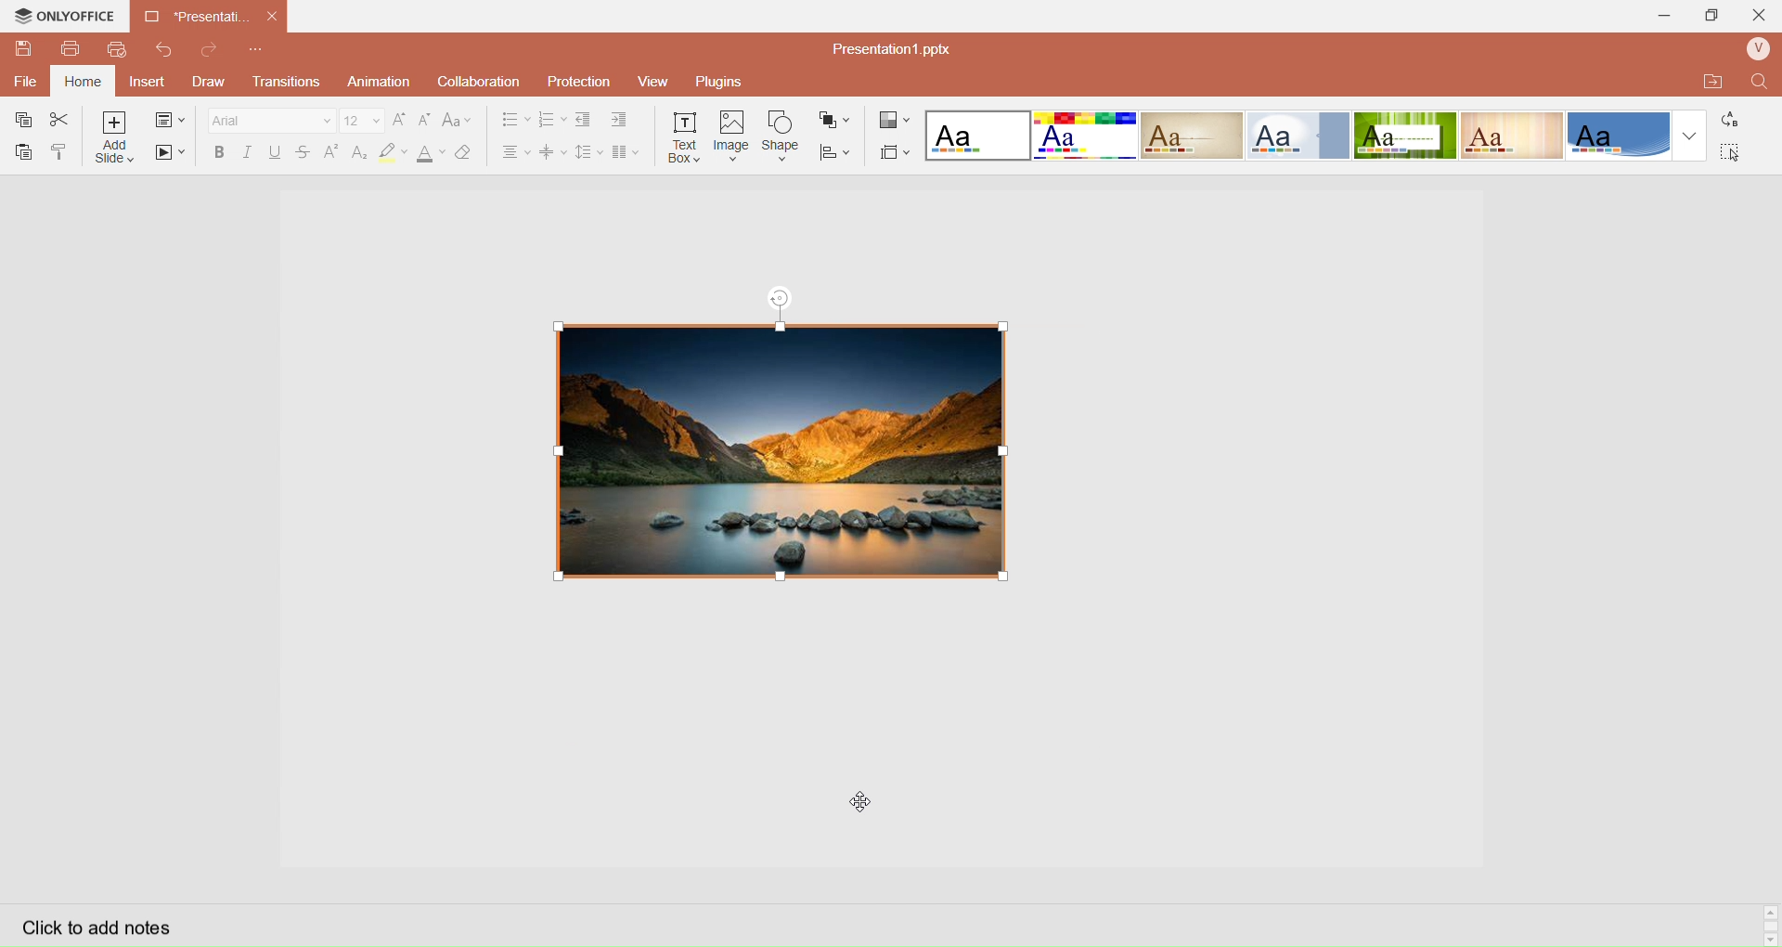 This screenshot has width=1782, height=947. What do you see at coordinates (581, 82) in the screenshot?
I see `Protection` at bounding box center [581, 82].